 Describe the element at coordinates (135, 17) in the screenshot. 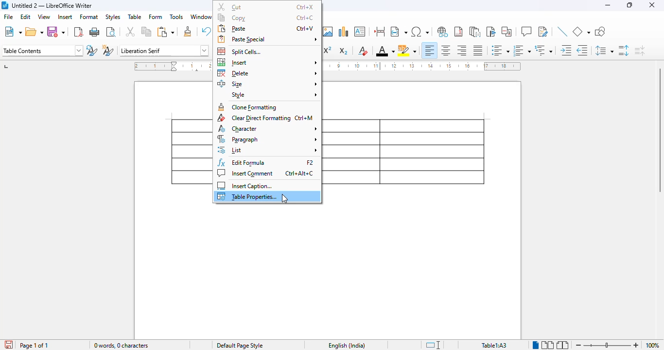

I see `table` at that location.